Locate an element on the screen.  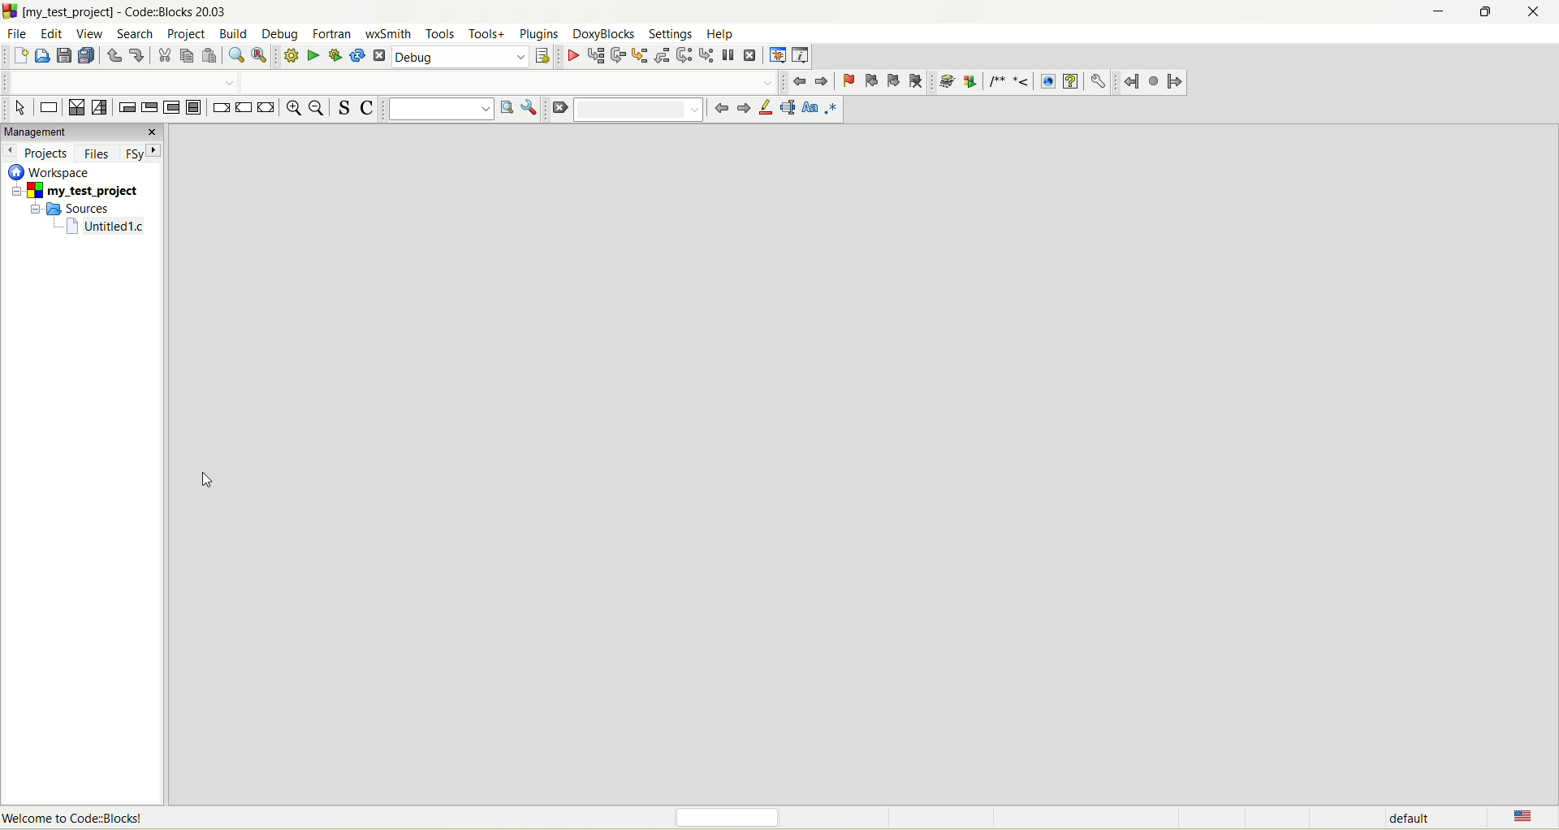
replace is located at coordinates (263, 56).